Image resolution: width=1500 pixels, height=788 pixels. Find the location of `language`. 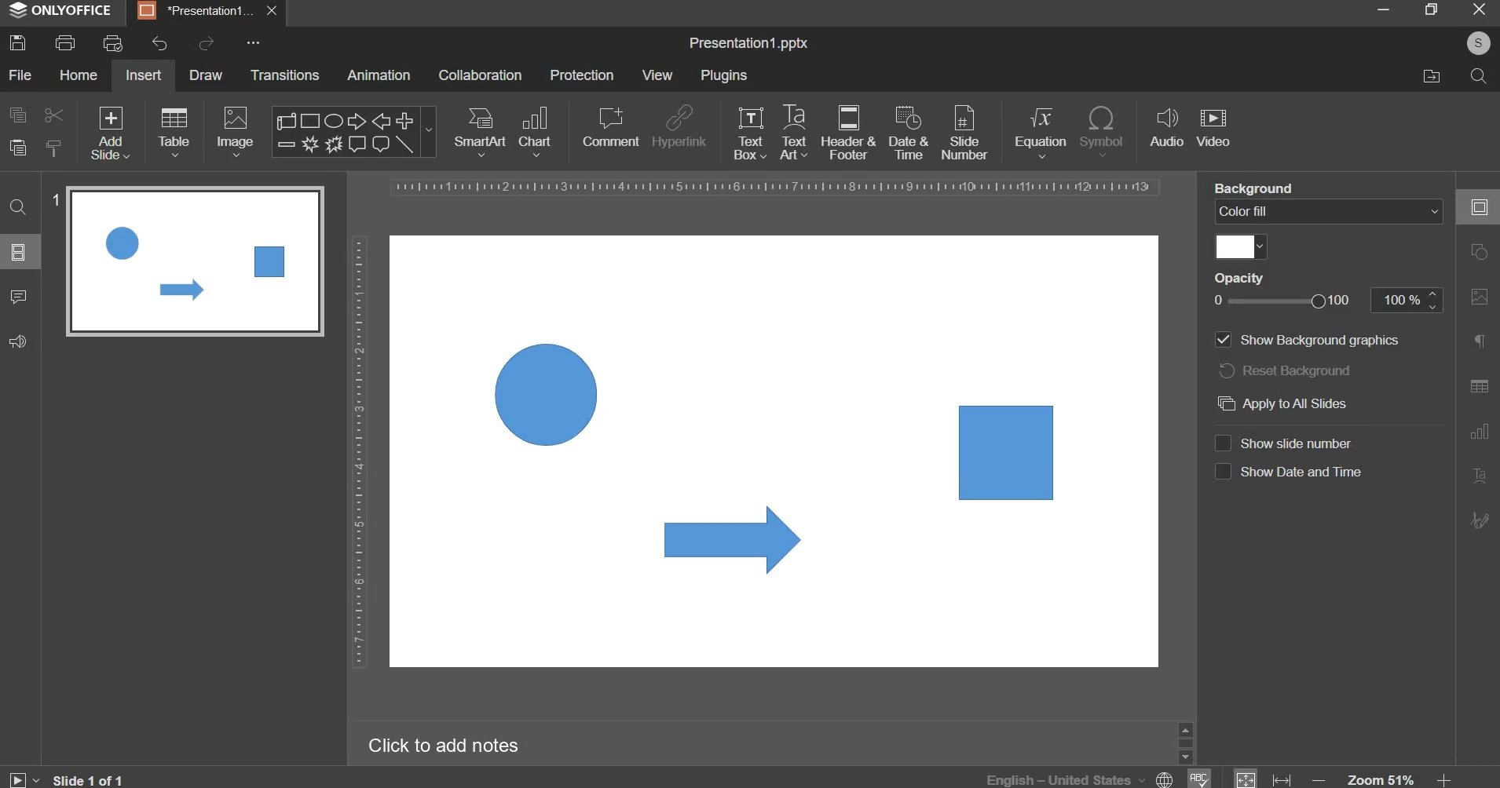

language is located at coordinates (1082, 779).